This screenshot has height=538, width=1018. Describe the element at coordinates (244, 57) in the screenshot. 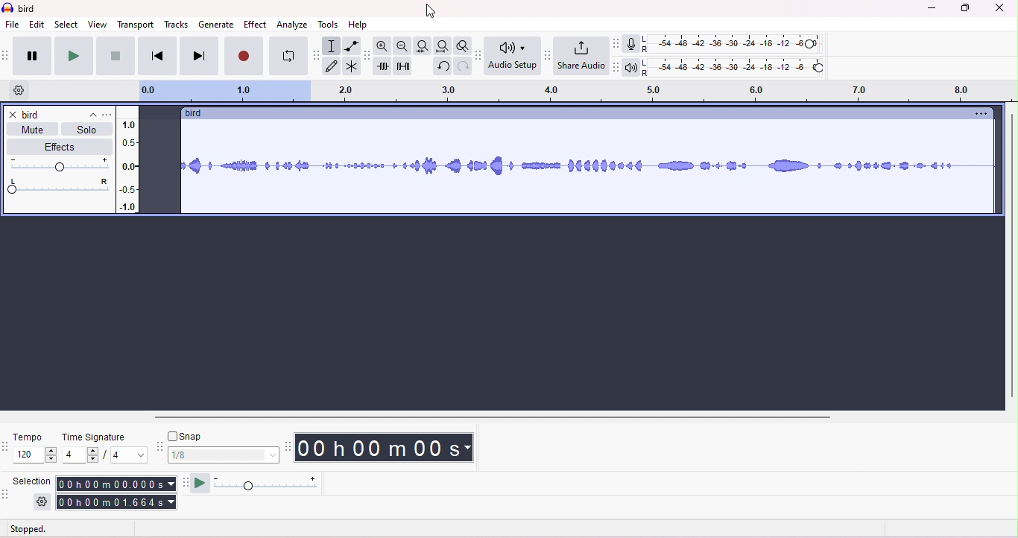

I see `record` at that location.